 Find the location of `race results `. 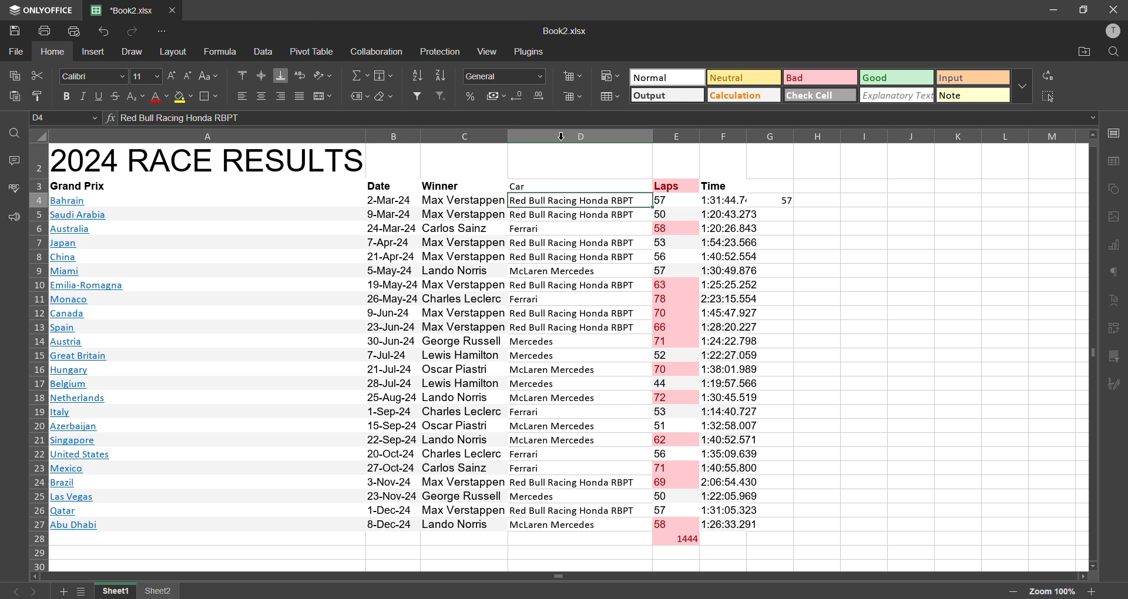

race results  is located at coordinates (207, 160).